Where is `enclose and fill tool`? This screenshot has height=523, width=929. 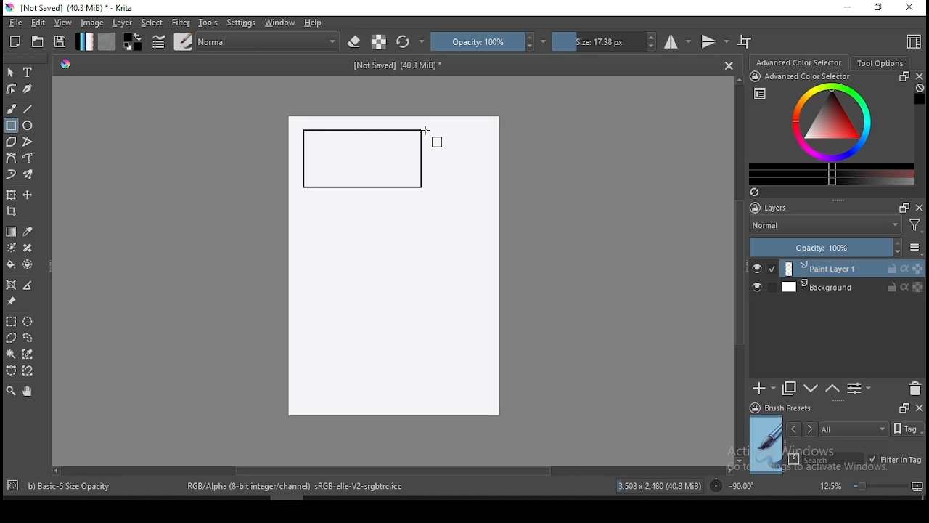
enclose and fill tool is located at coordinates (28, 264).